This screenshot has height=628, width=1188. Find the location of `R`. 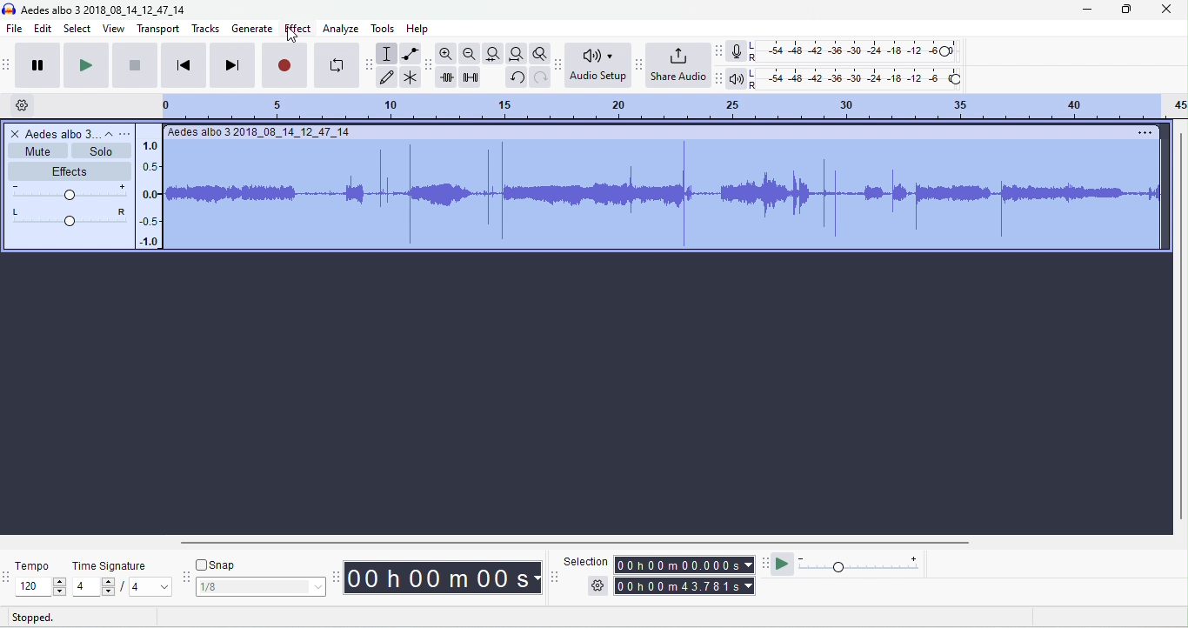

R is located at coordinates (754, 85).